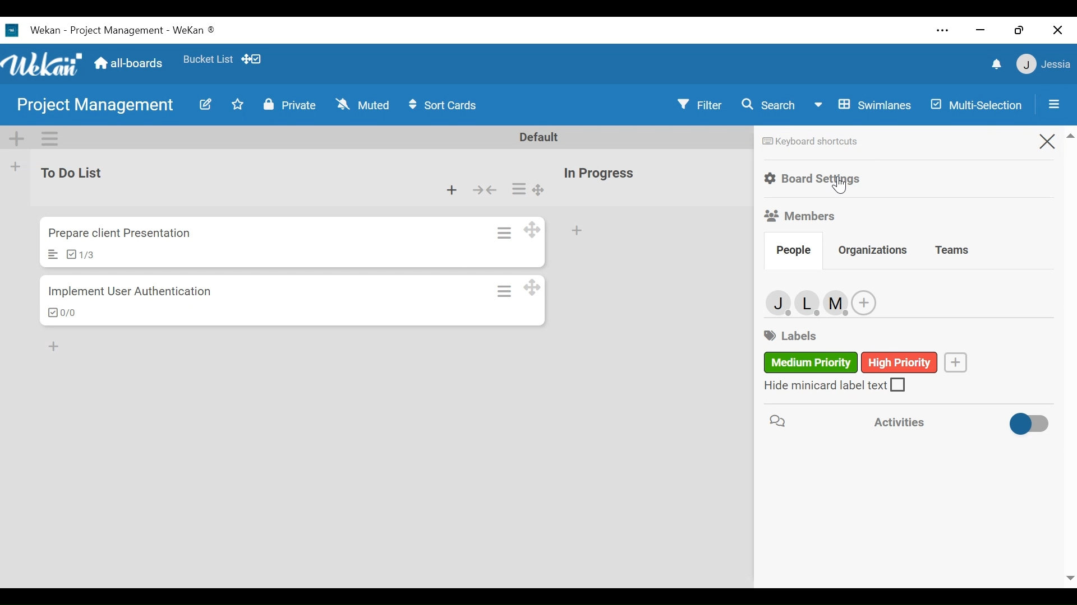 Image resolution: width=1077 pixels, height=605 pixels. Describe the element at coordinates (1053, 105) in the screenshot. I see `Open/Close Side Pane` at that location.